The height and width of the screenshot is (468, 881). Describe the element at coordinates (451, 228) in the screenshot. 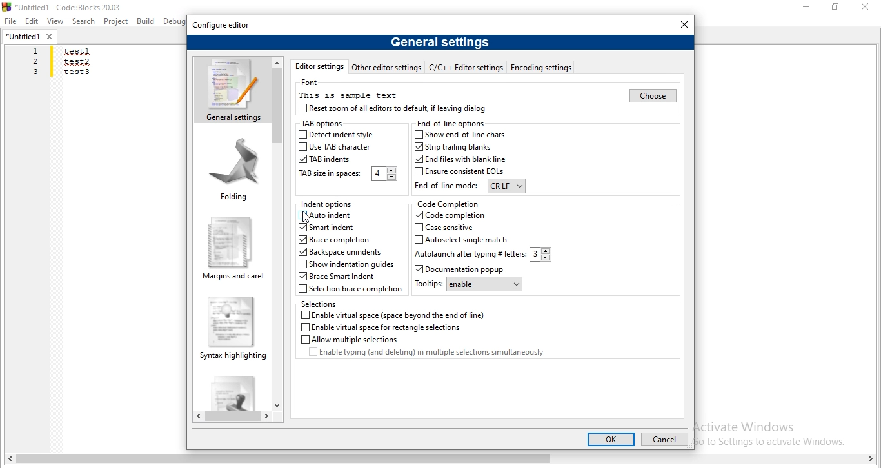

I see `Case sensitive` at that location.